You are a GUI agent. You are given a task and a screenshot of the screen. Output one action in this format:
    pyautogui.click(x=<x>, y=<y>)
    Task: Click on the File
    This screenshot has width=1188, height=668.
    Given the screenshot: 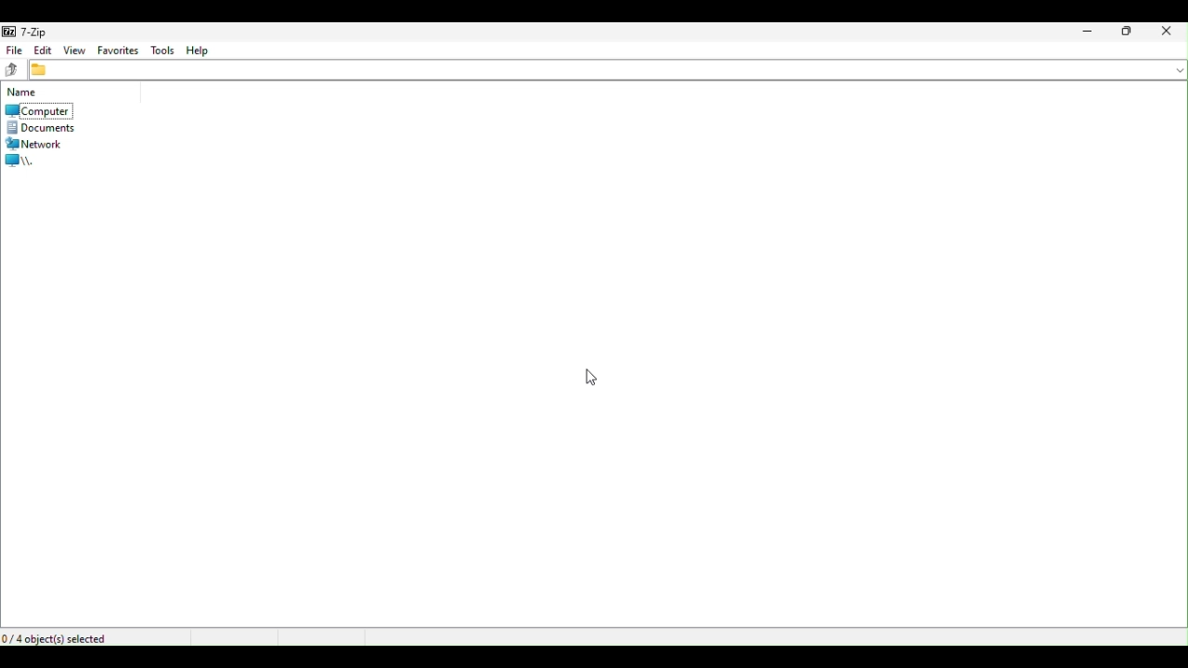 What is the action you would take?
    pyautogui.click(x=12, y=50)
    